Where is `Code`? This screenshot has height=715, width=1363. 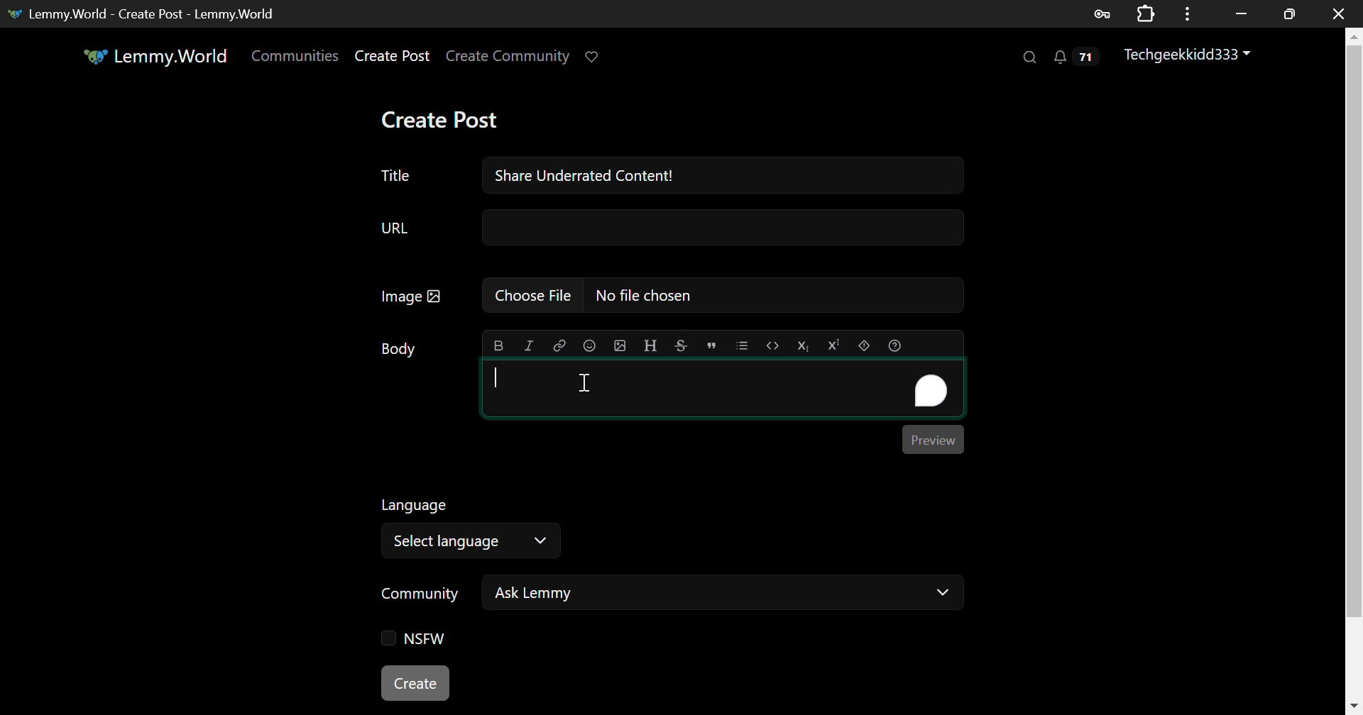 Code is located at coordinates (772, 346).